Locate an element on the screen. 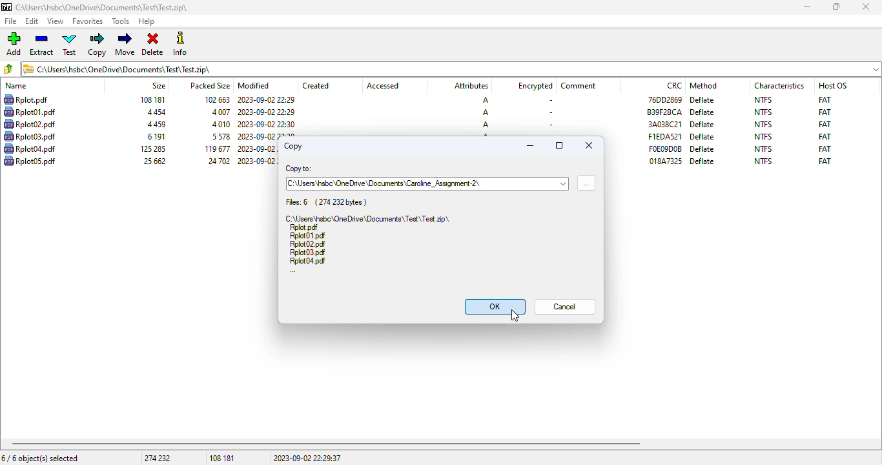 This screenshot has width=882, height=465. .zip archive file is located at coordinates (367, 218).